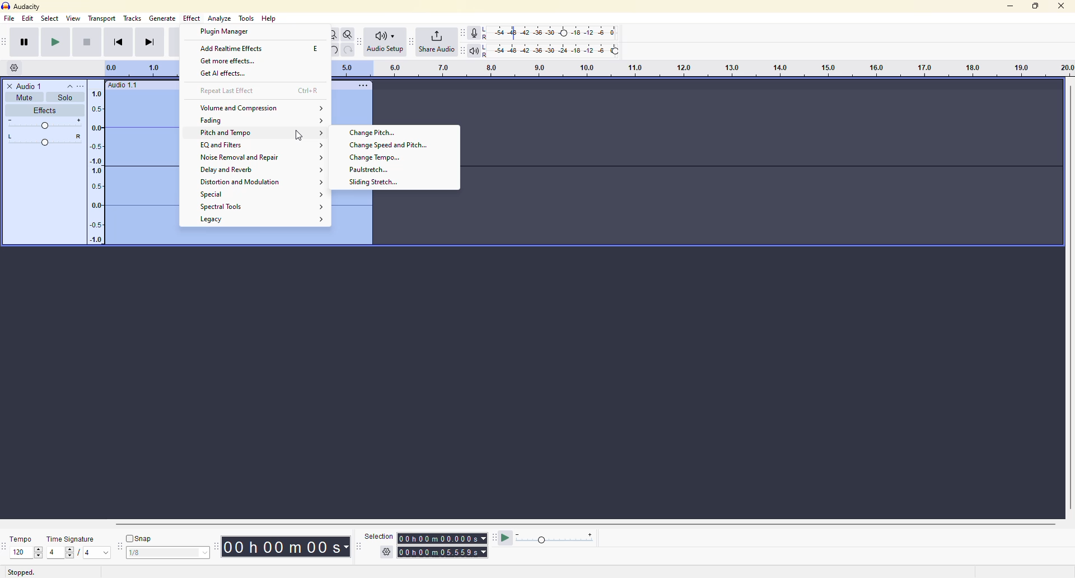 The image size is (1075, 578). I want to click on up, so click(39, 548).